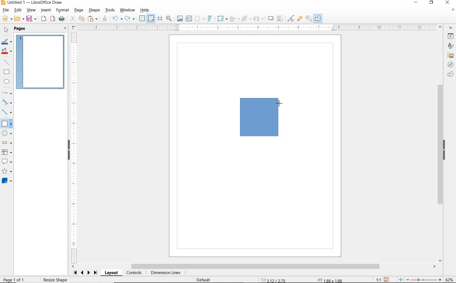  Describe the element at coordinates (259, 18) in the screenshot. I see `SELECT AT LEAST THREE OBJECTS TO DISTRIBUTE` at that location.